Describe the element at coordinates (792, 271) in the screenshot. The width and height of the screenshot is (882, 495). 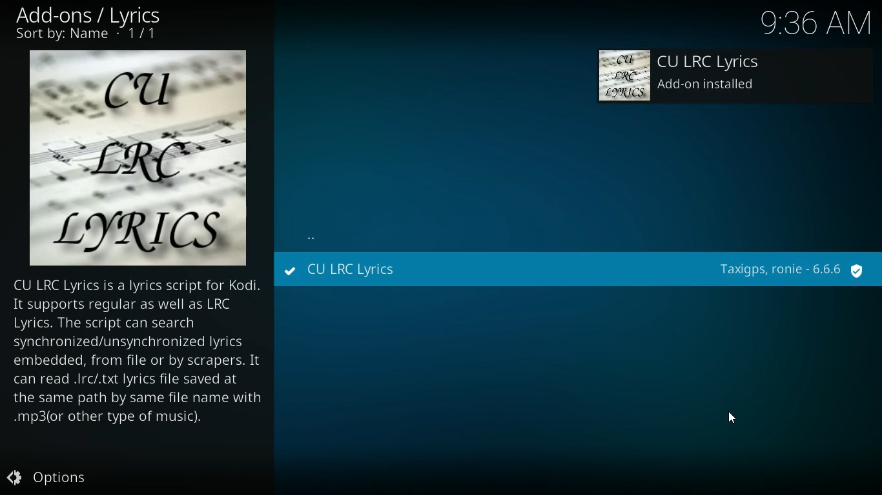
I see `provider` at that location.